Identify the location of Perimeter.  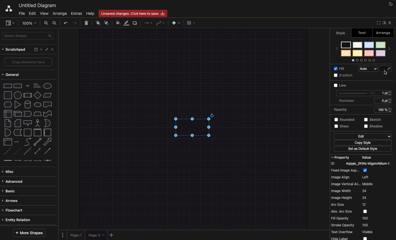
(346, 101).